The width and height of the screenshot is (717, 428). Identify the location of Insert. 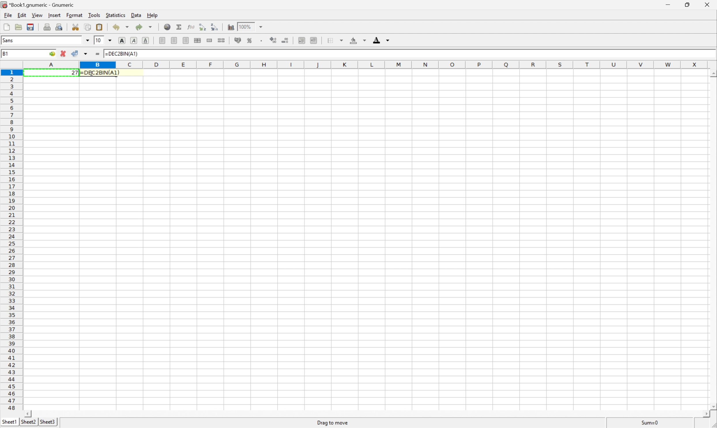
(54, 15).